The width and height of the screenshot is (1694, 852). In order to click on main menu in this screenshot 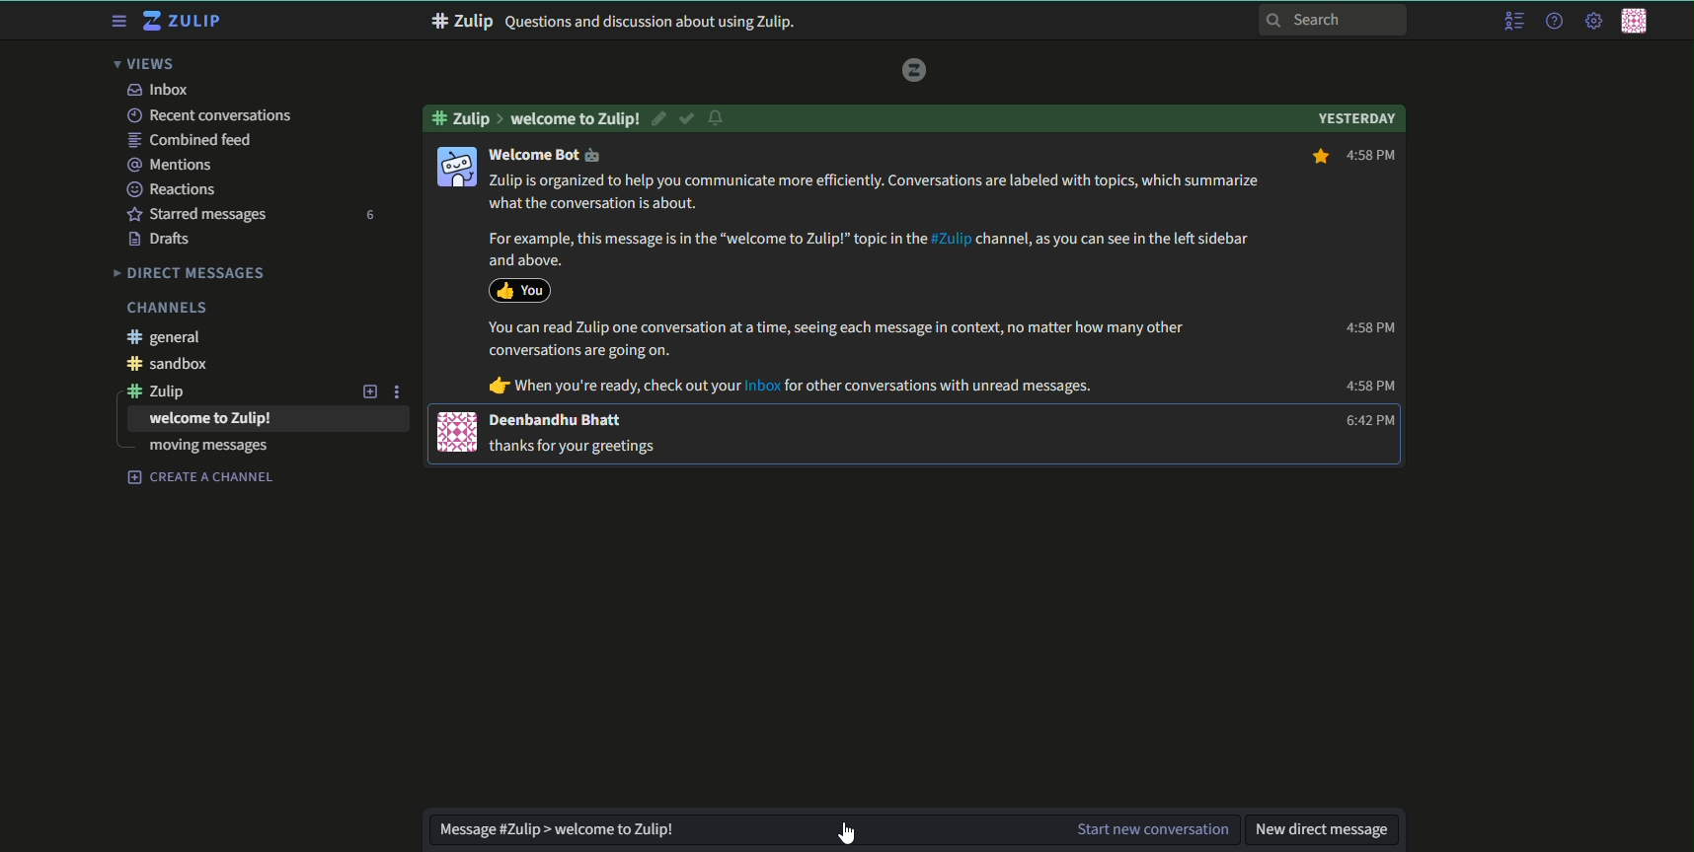, I will do `click(1591, 21)`.